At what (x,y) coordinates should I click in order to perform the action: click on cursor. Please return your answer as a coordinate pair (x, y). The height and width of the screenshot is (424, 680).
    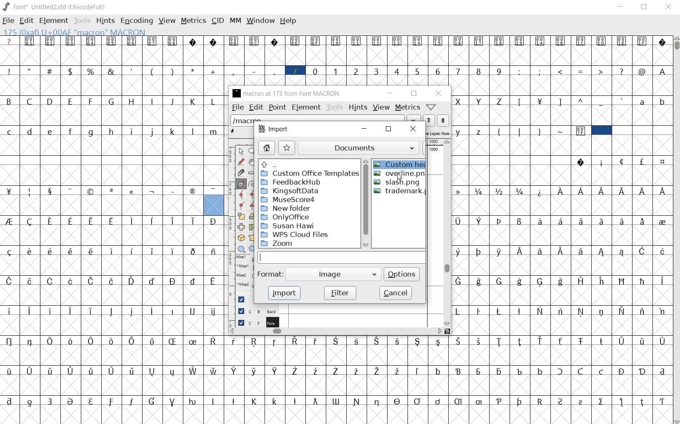
    Looking at the image, I should click on (399, 179).